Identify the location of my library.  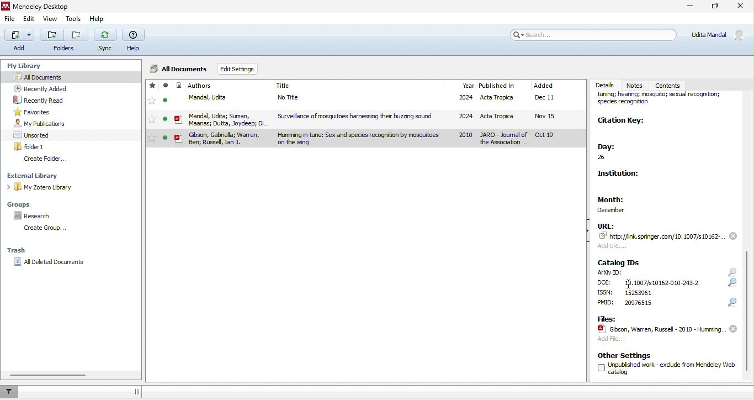
(26, 64).